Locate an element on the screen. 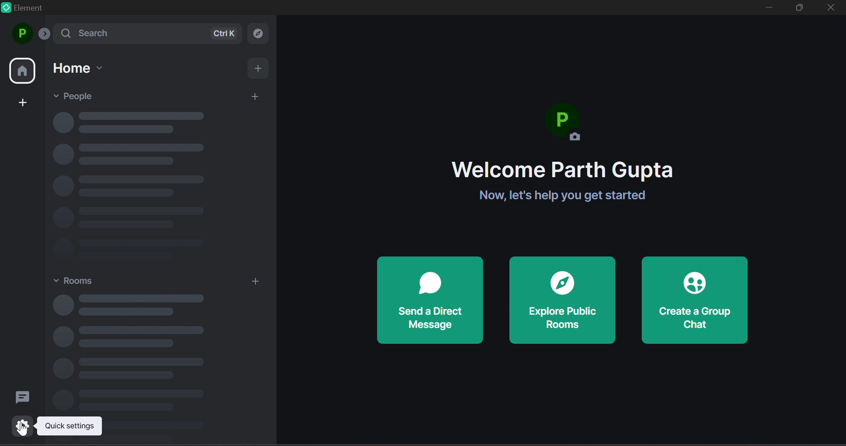 The image size is (846, 446). add is located at coordinates (256, 97).